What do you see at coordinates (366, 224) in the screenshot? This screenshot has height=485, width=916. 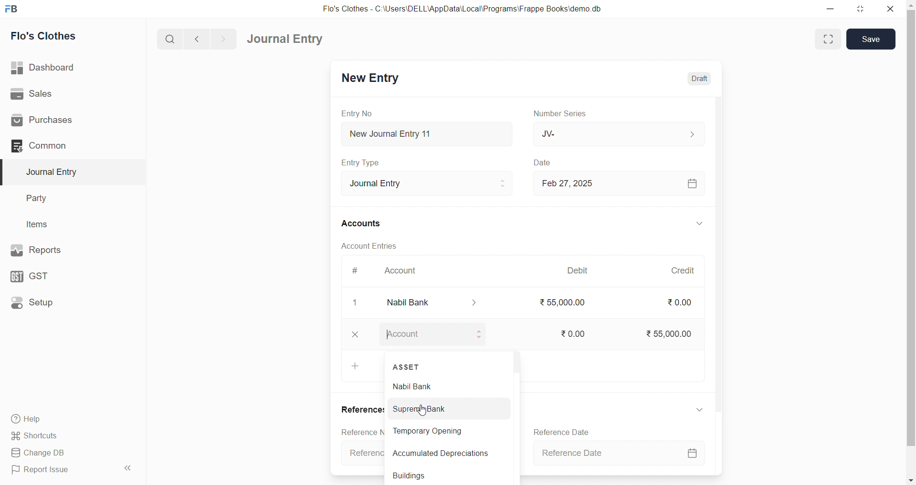 I see `Accounts` at bounding box center [366, 224].